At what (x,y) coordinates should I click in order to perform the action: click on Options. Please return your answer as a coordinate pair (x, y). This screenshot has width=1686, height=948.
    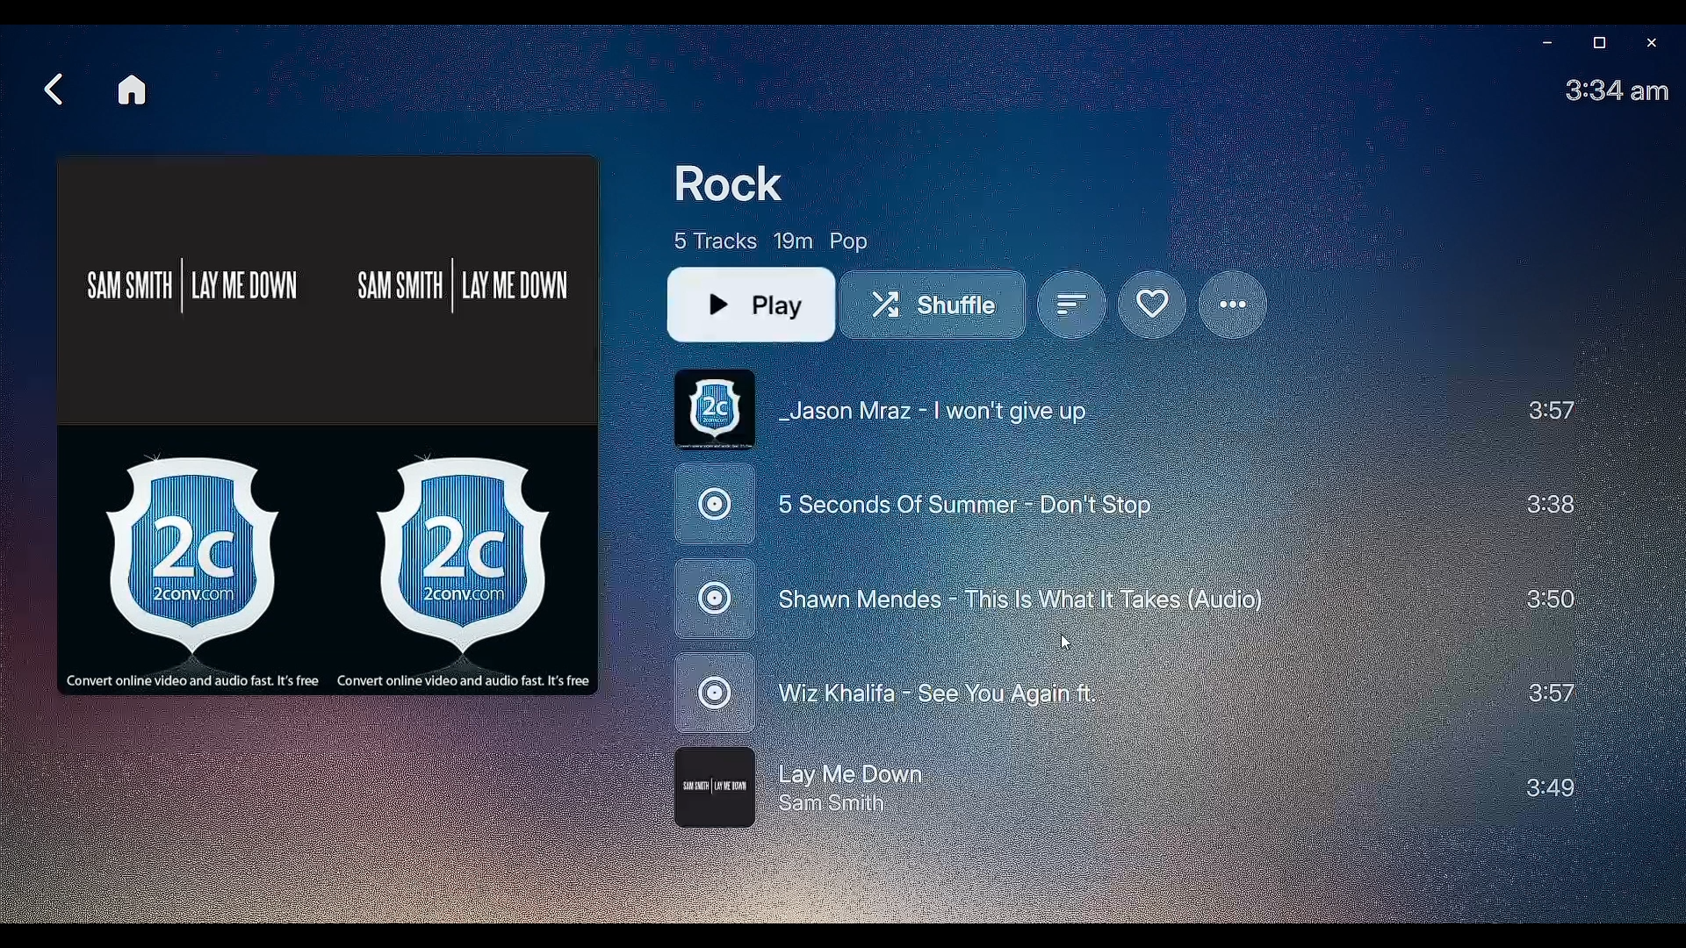
    Looking at the image, I should click on (1236, 305).